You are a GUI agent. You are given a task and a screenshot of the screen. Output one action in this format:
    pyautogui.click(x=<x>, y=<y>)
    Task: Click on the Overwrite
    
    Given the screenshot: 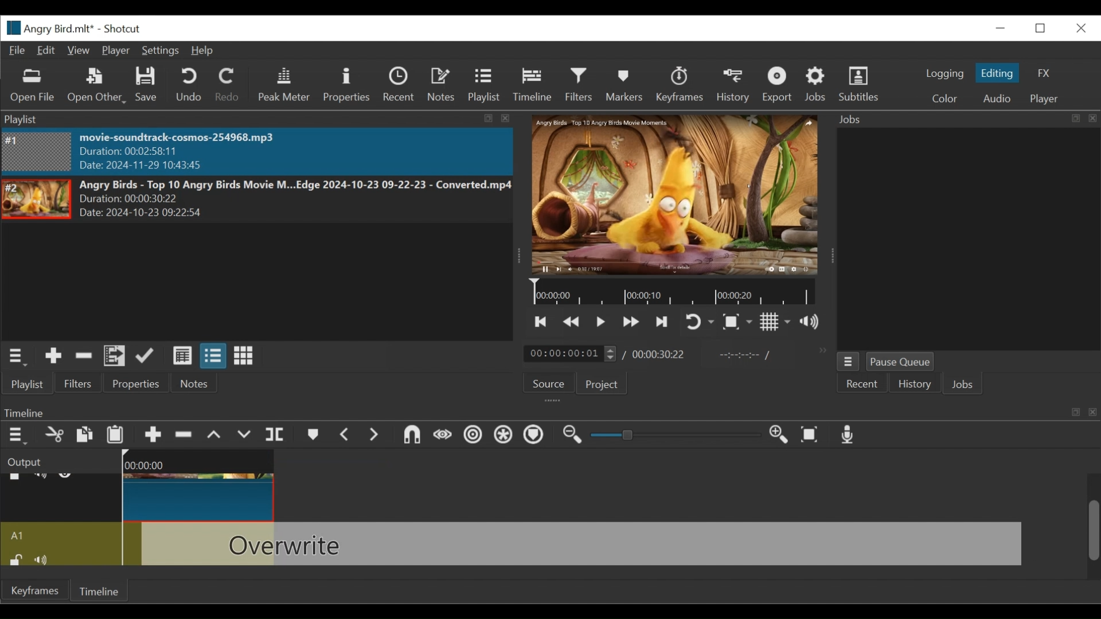 What is the action you would take?
    pyautogui.click(x=581, y=545)
    